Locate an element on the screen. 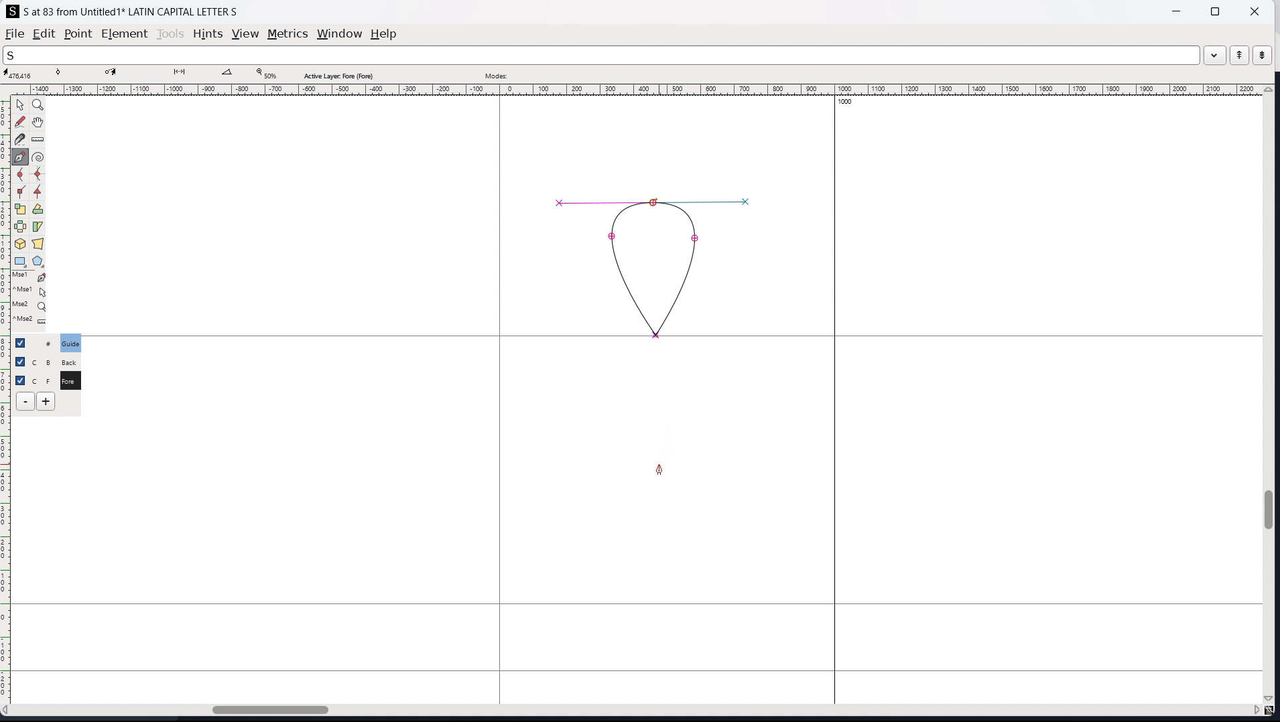 The height and width of the screenshot is (722, 1280). rectangle and ellipse is located at coordinates (21, 262).